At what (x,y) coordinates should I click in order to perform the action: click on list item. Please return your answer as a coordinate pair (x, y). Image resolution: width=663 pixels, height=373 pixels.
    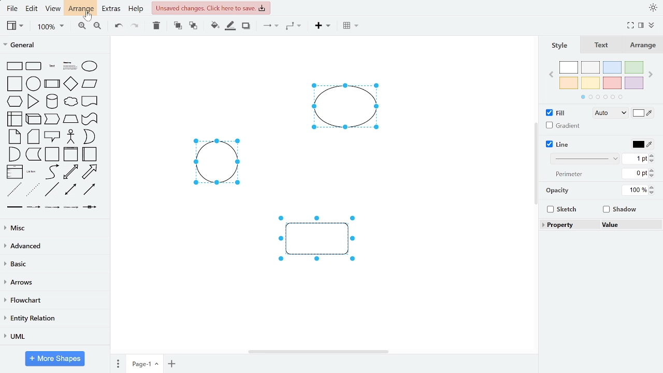
    Looking at the image, I should click on (32, 172).